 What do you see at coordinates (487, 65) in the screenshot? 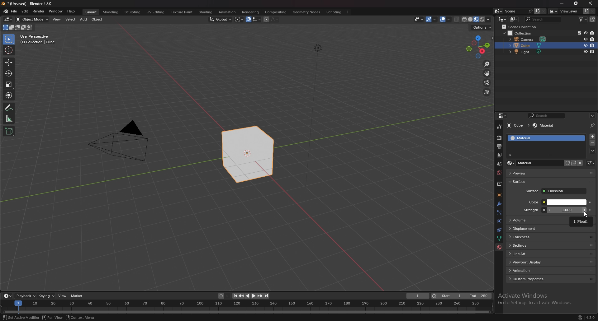
I see `zoom` at bounding box center [487, 65].